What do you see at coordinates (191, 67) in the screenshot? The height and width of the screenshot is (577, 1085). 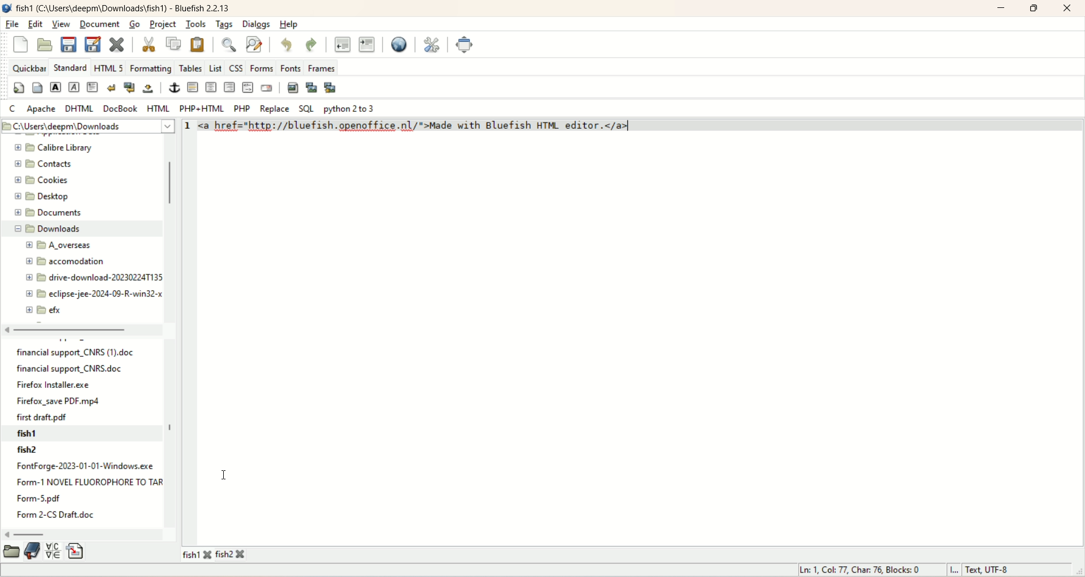 I see `tables` at bounding box center [191, 67].